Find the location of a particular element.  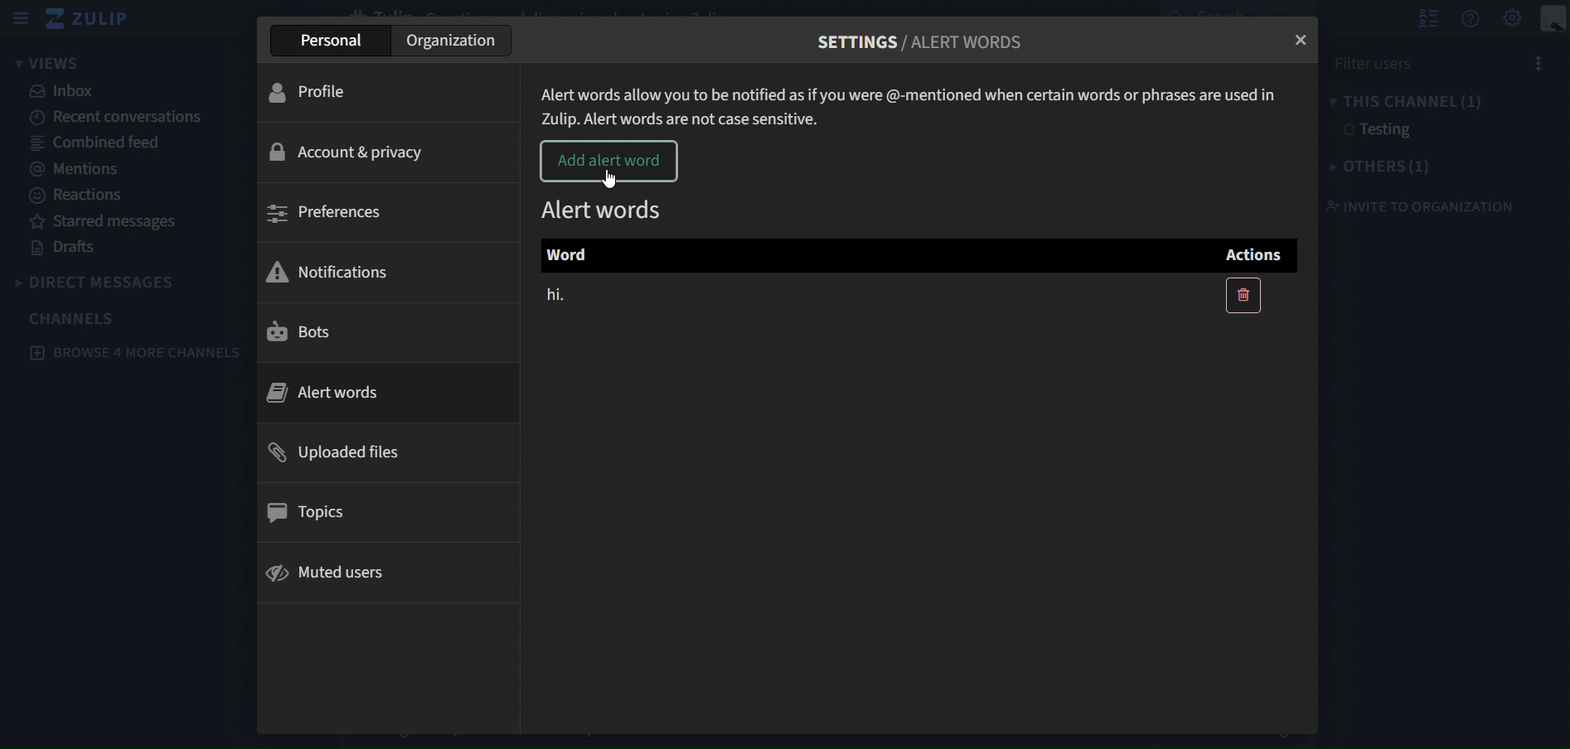

notifications is located at coordinates (348, 269).